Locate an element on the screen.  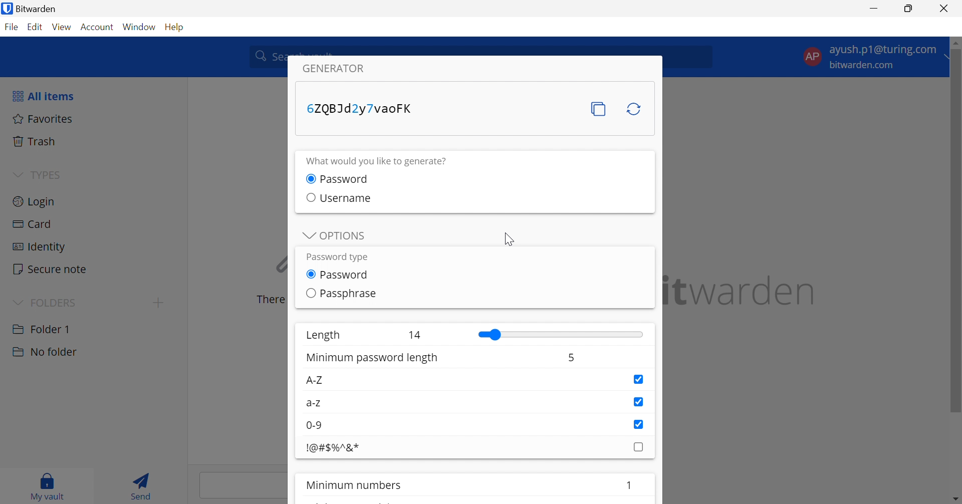
a-z is located at coordinates (315, 404).